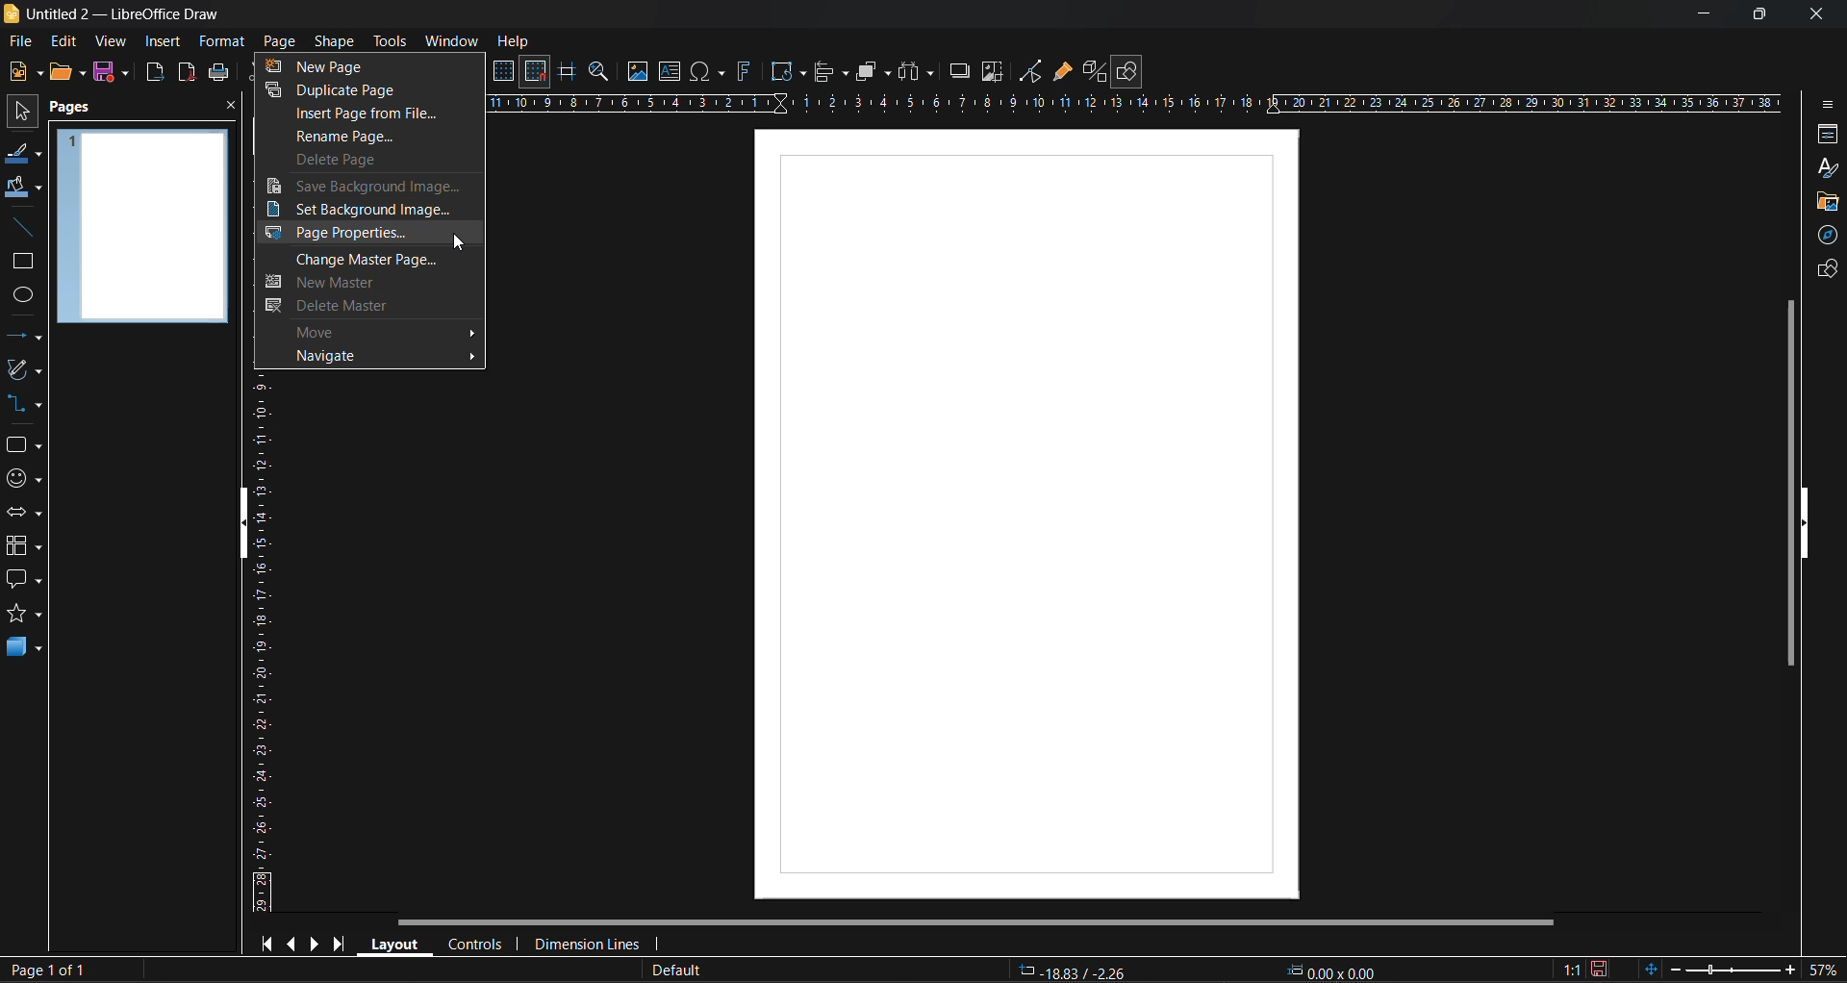  What do you see at coordinates (24, 511) in the screenshot?
I see `block arrows` at bounding box center [24, 511].